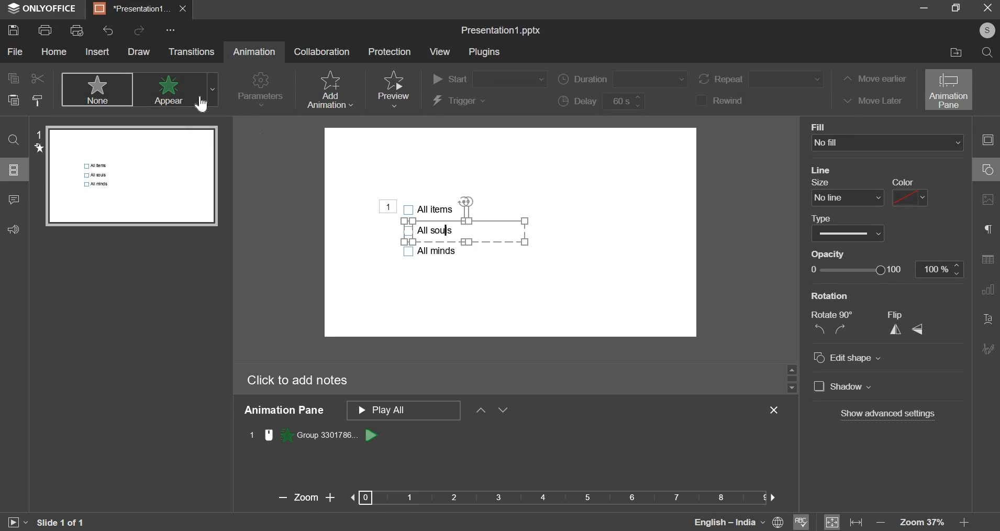  Describe the element at coordinates (621, 79) in the screenshot. I see `duration` at that location.